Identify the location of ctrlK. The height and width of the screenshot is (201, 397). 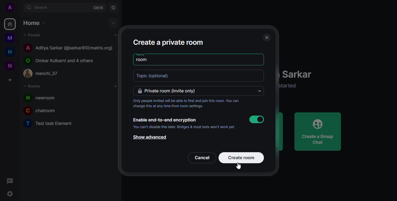
(98, 8).